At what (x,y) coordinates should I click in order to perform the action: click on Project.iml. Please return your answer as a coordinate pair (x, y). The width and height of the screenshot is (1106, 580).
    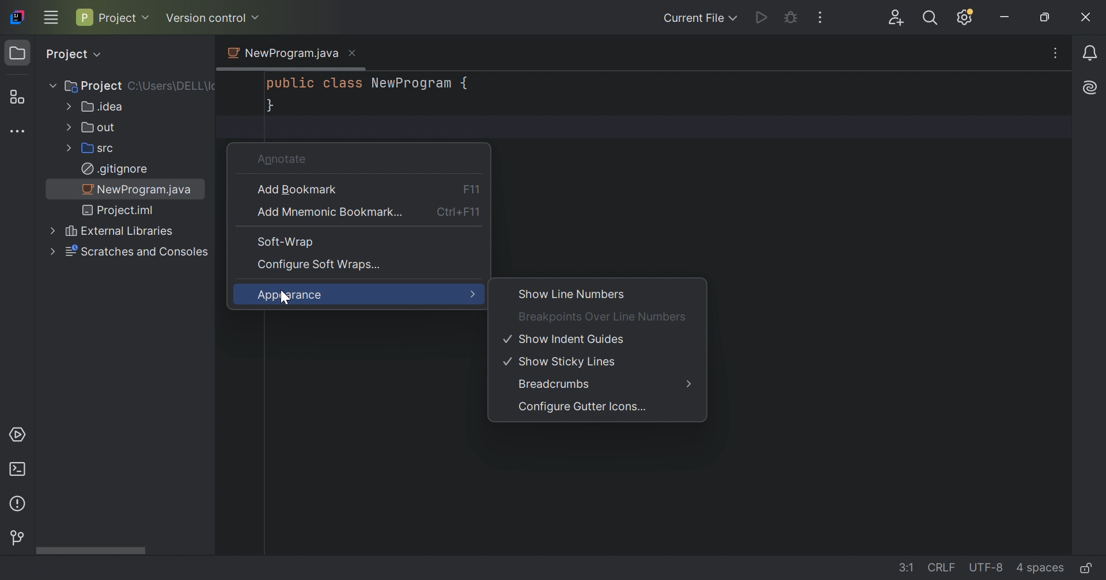
    Looking at the image, I should click on (120, 211).